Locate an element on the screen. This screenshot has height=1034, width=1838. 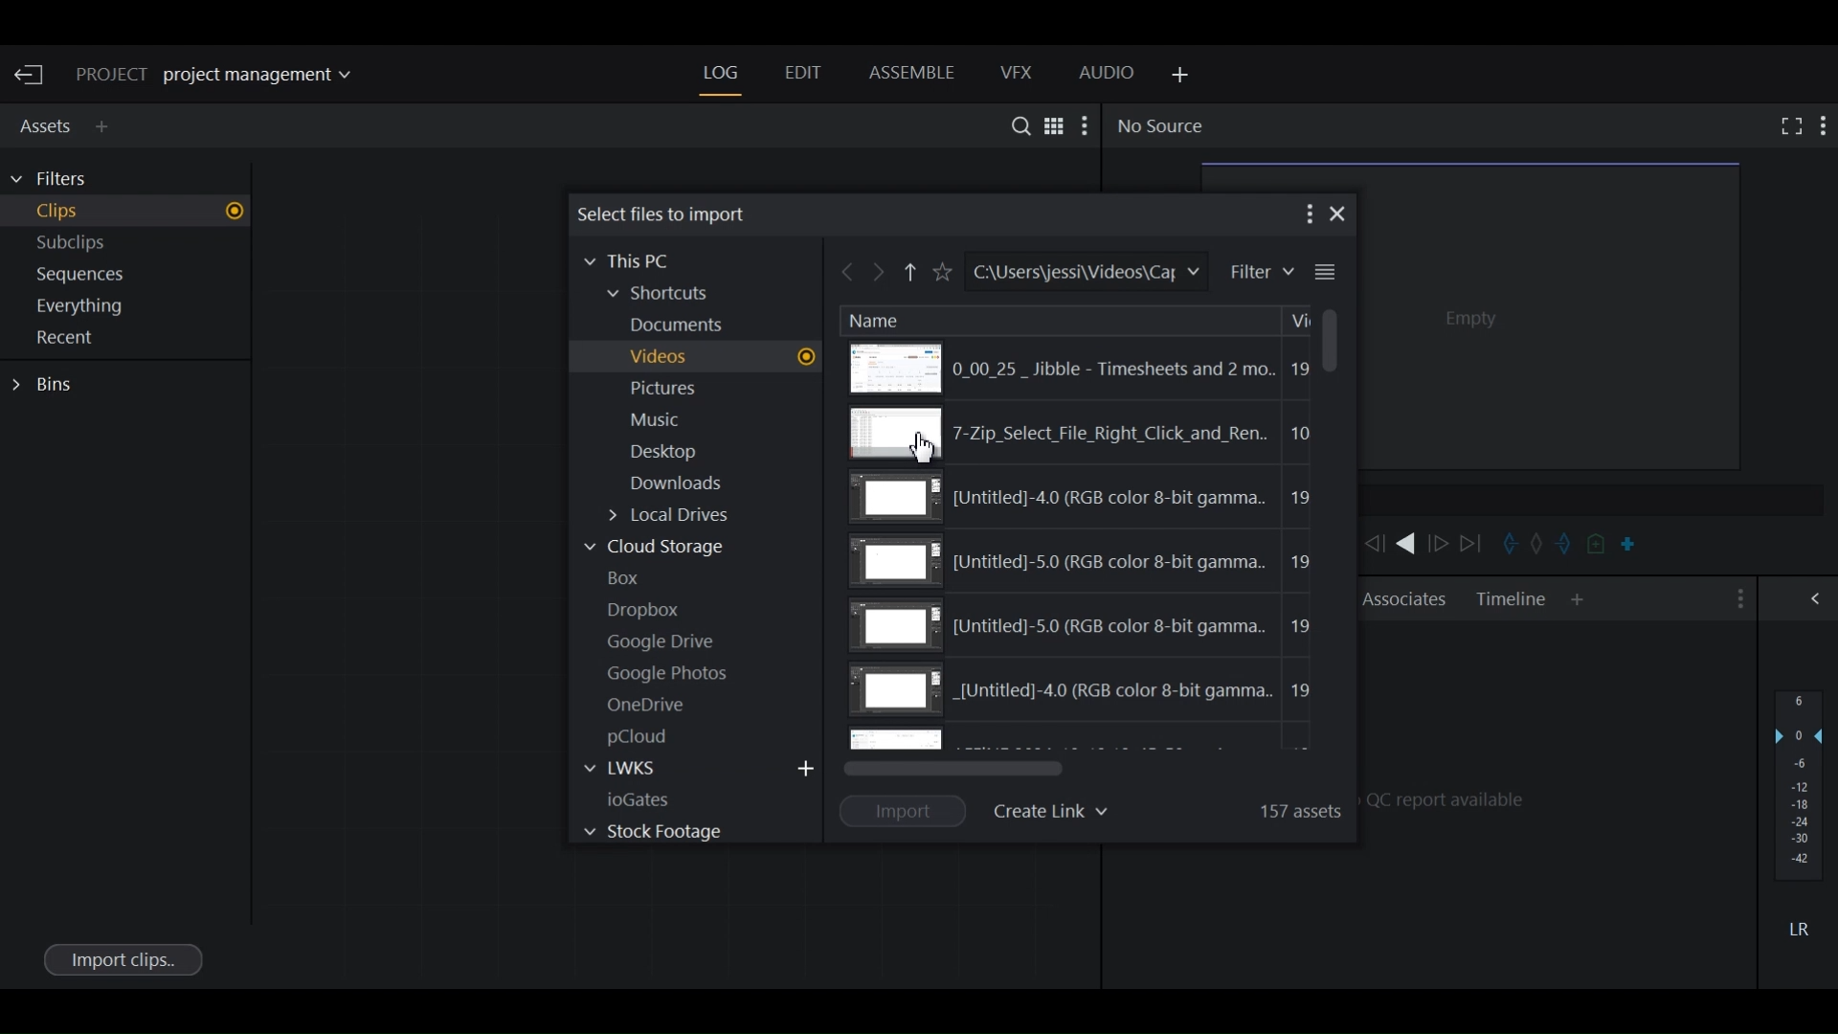
Click to go forward is located at coordinates (881, 275).